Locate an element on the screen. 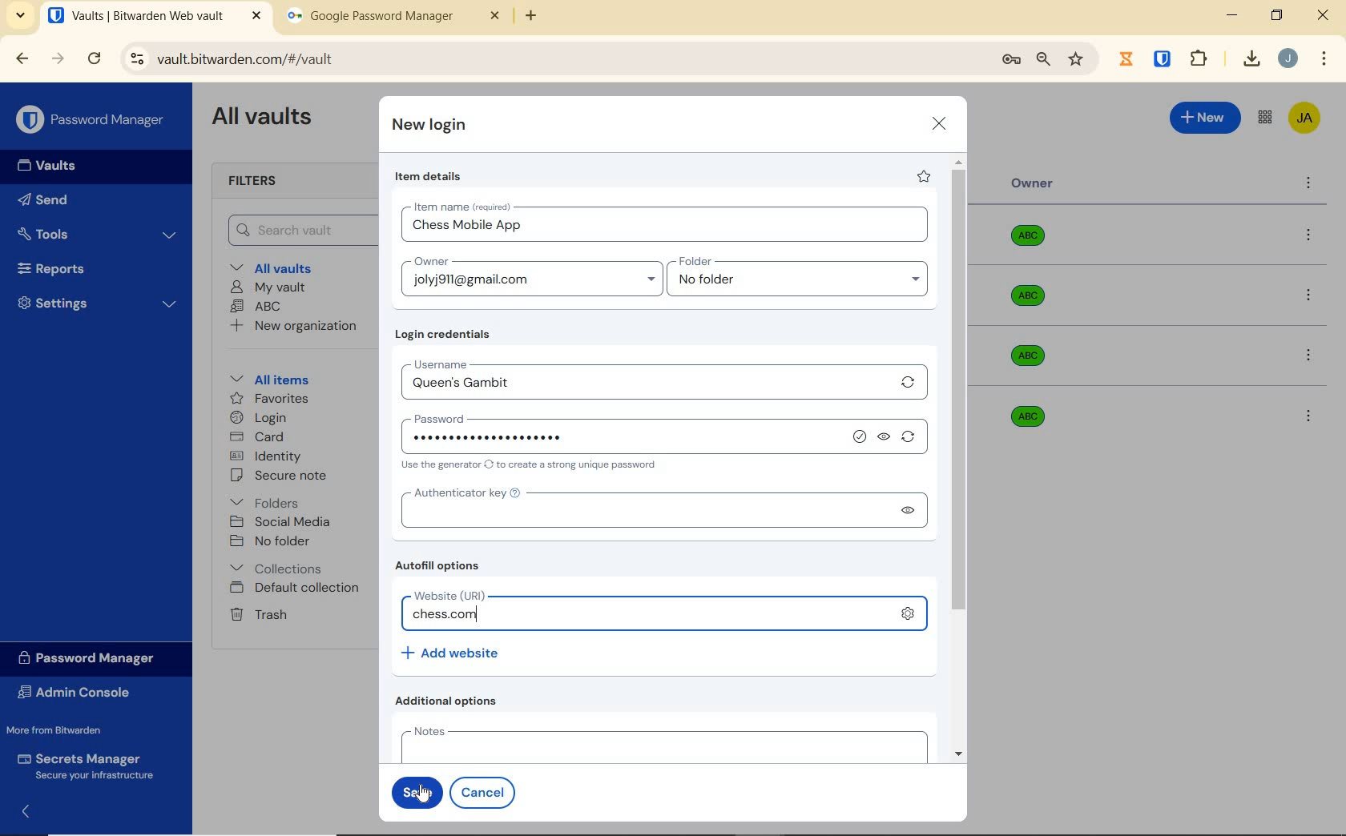  item details is located at coordinates (429, 177).